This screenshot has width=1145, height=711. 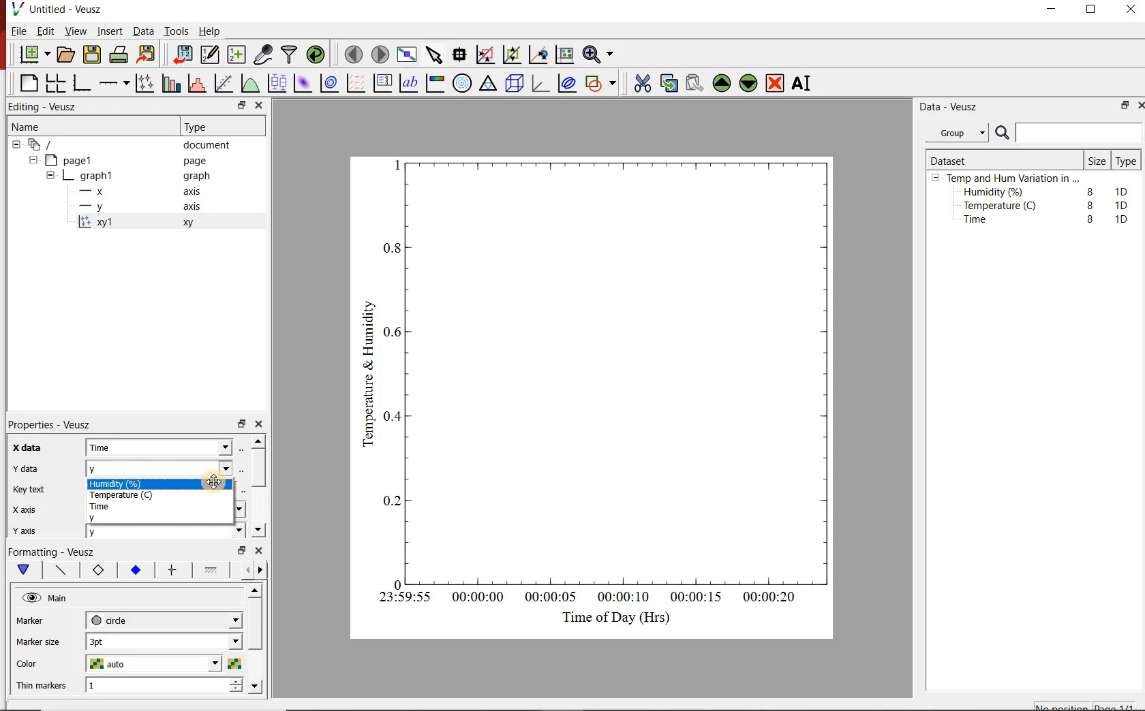 What do you see at coordinates (115, 82) in the screenshot?
I see `add an axis to a plot` at bounding box center [115, 82].